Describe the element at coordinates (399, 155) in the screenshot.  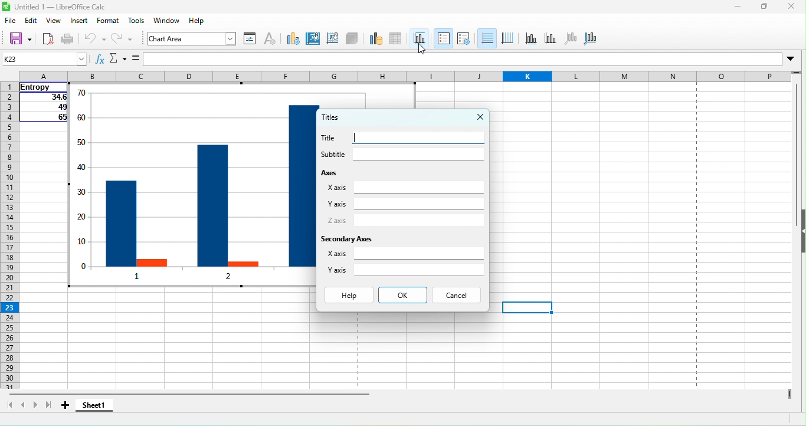
I see `subtitle` at that location.